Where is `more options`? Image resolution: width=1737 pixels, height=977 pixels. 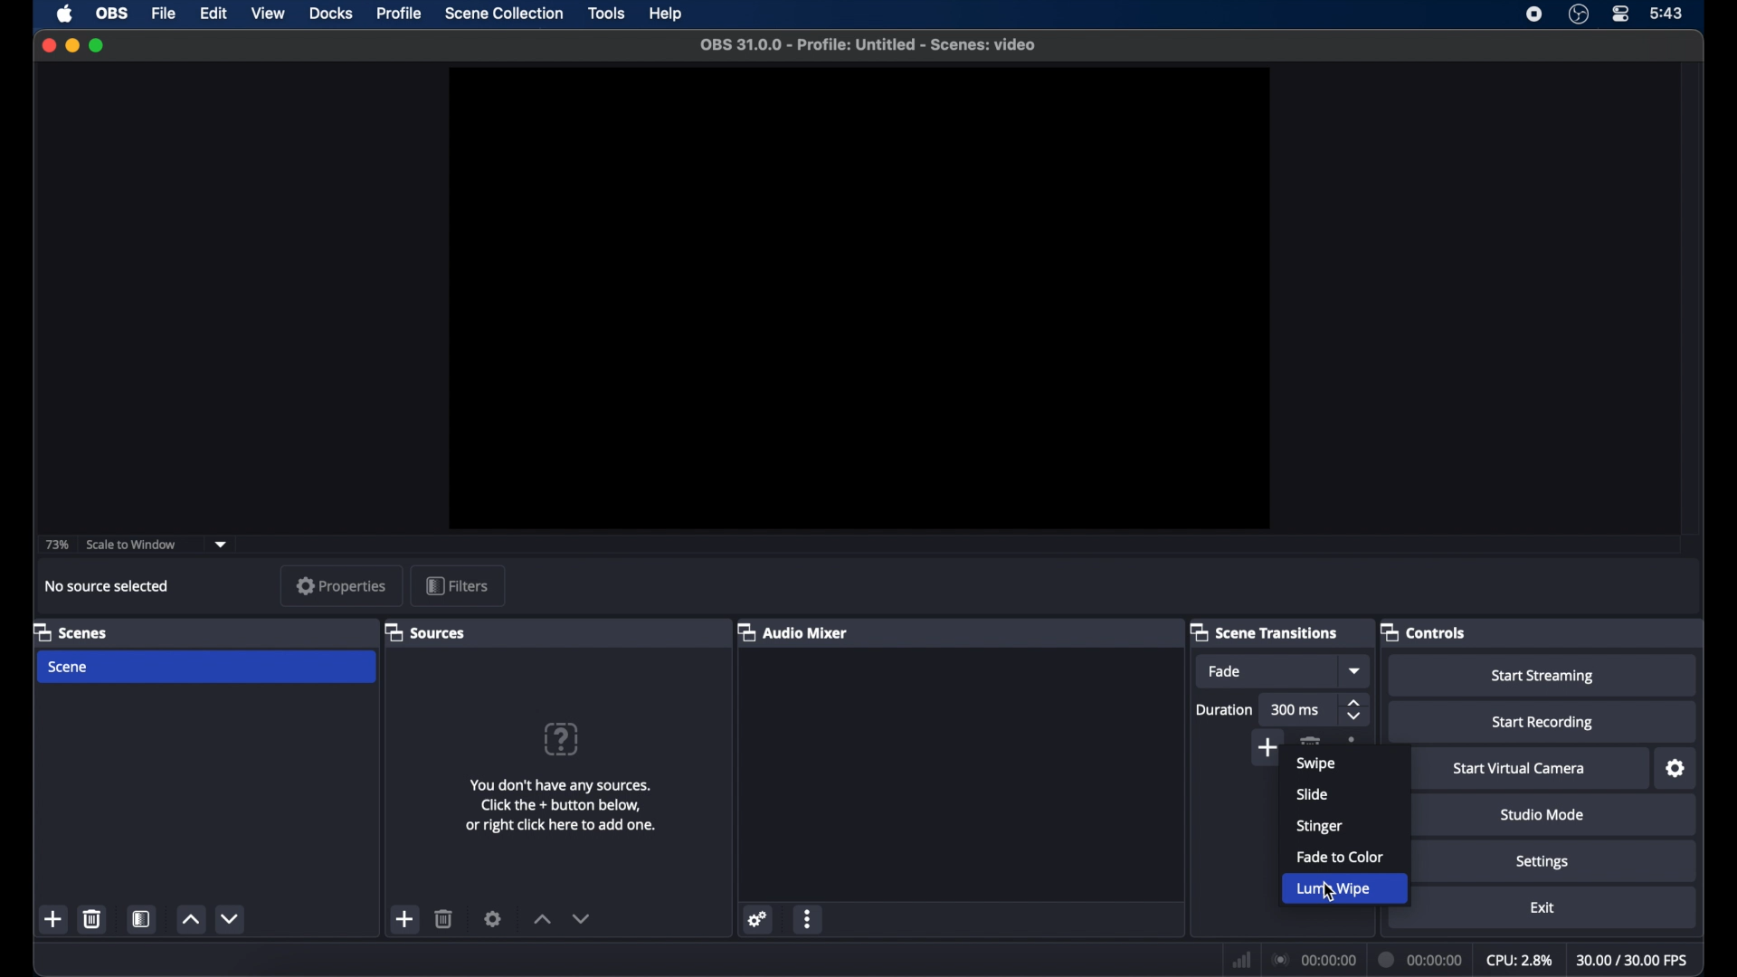 more options is located at coordinates (1353, 737).